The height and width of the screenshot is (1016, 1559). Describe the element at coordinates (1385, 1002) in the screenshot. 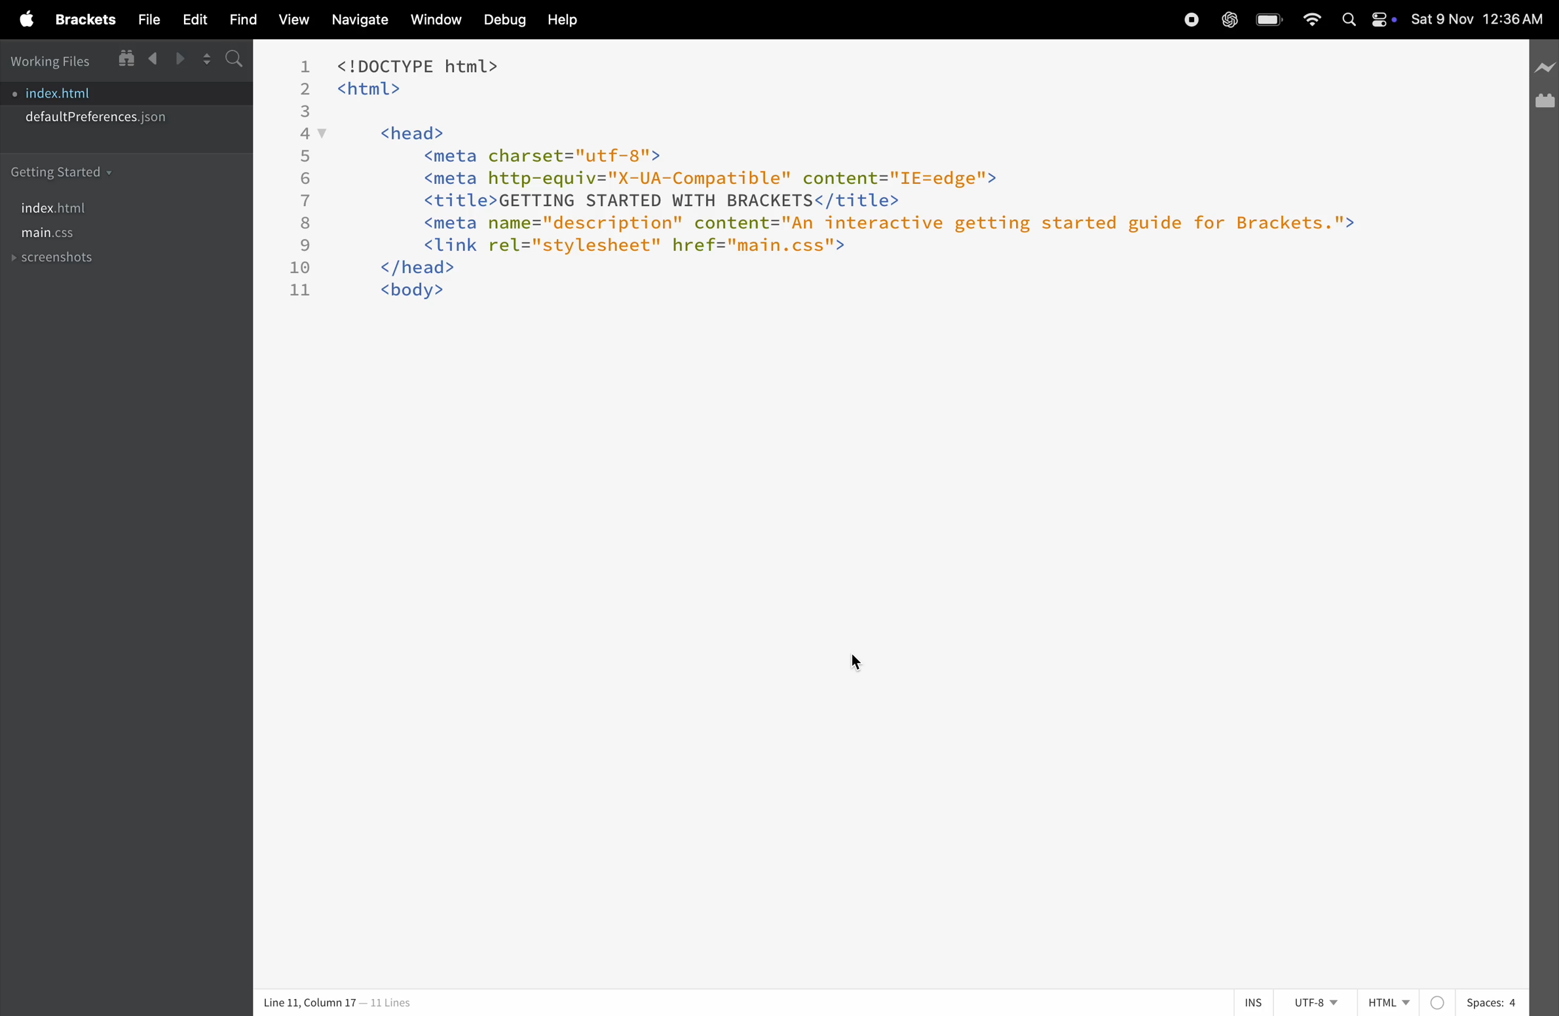

I see `html` at that location.